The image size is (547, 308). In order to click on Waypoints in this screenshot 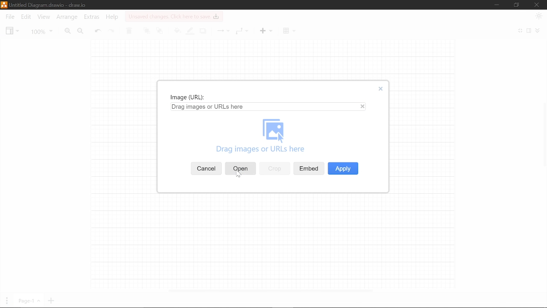, I will do `click(241, 32)`.